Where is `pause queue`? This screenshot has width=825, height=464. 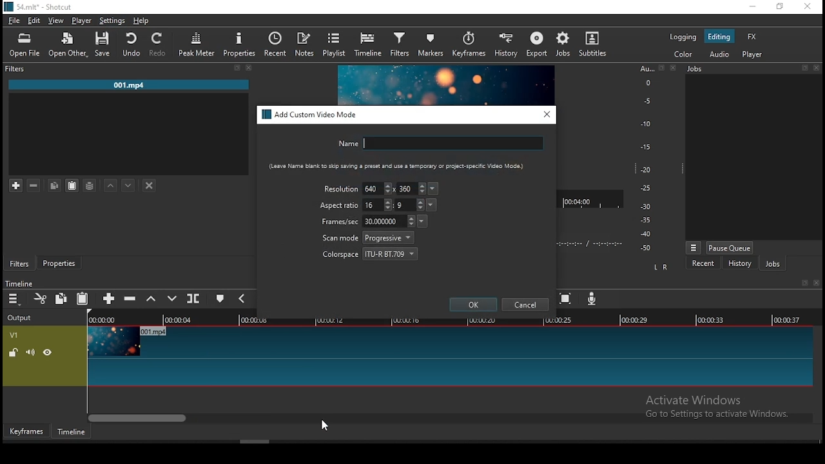 pause queue is located at coordinates (730, 247).